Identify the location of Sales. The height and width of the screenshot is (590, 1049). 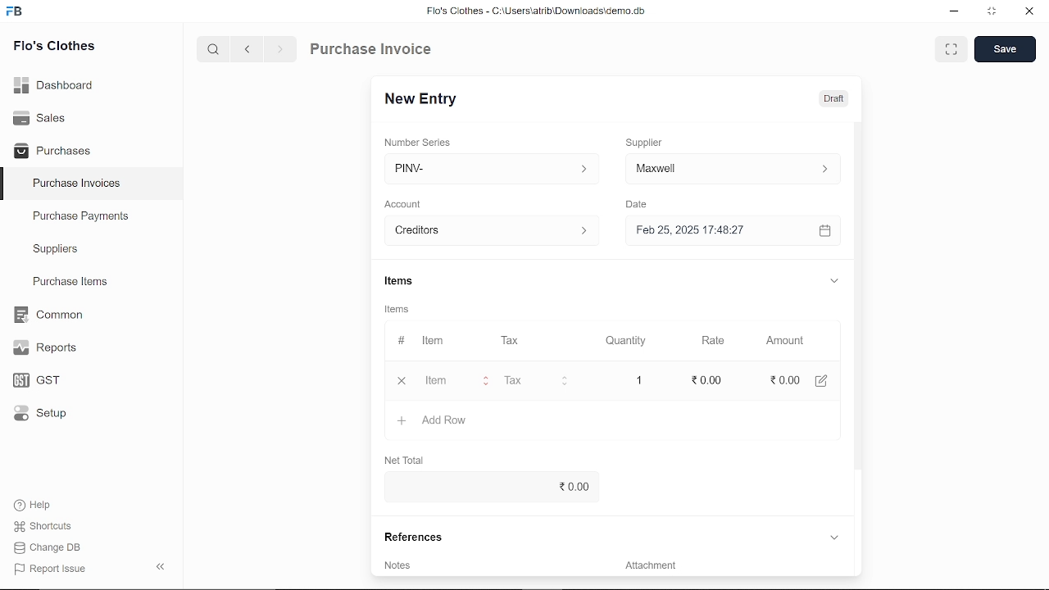
(39, 116).